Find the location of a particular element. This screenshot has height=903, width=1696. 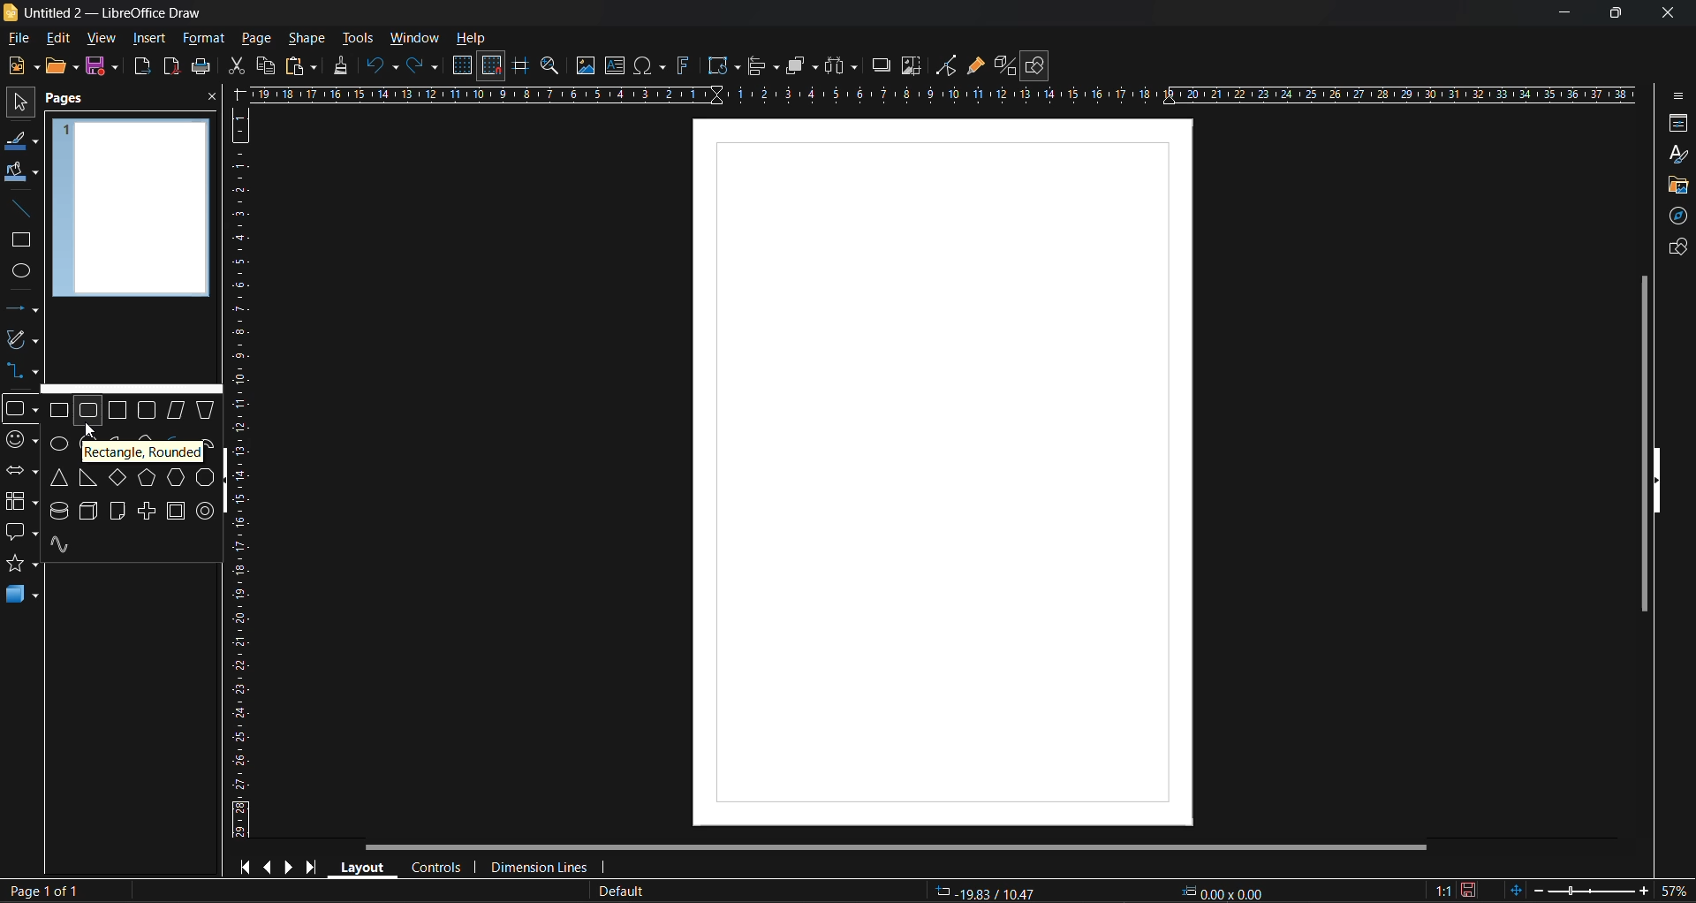

first is located at coordinates (243, 866).